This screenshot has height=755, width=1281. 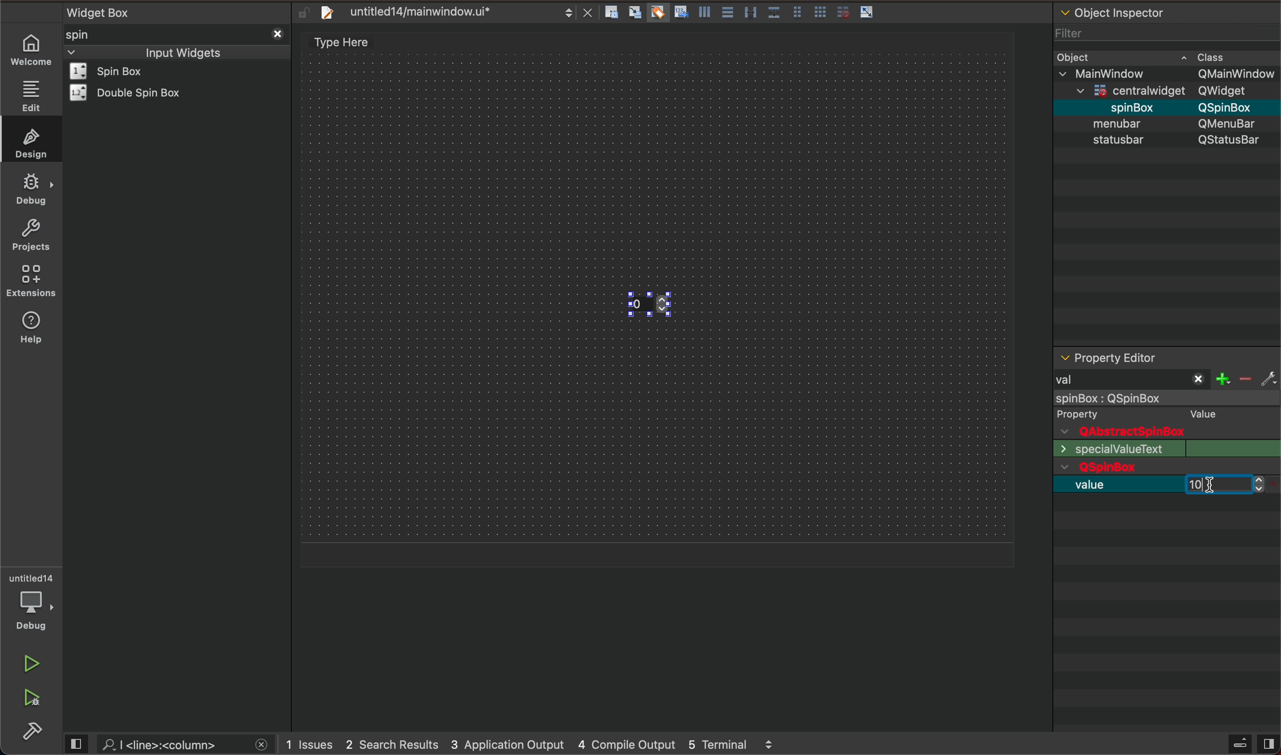 What do you see at coordinates (1120, 73) in the screenshot?
I see `` at bounding box center [1120, 73].